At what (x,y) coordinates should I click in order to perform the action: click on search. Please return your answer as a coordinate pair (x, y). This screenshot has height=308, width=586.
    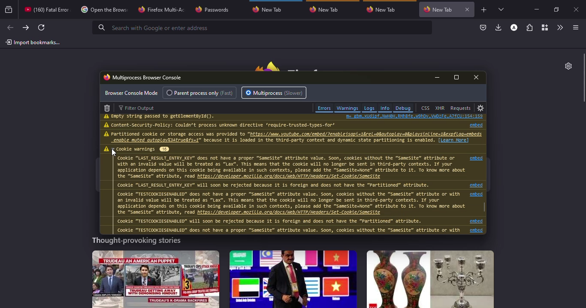
    Looking at the image, I should click on (153, 27).